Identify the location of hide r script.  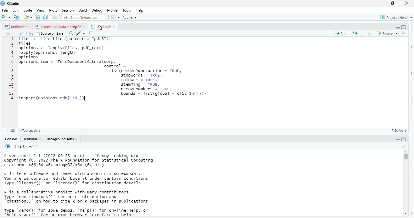
(398, 140).